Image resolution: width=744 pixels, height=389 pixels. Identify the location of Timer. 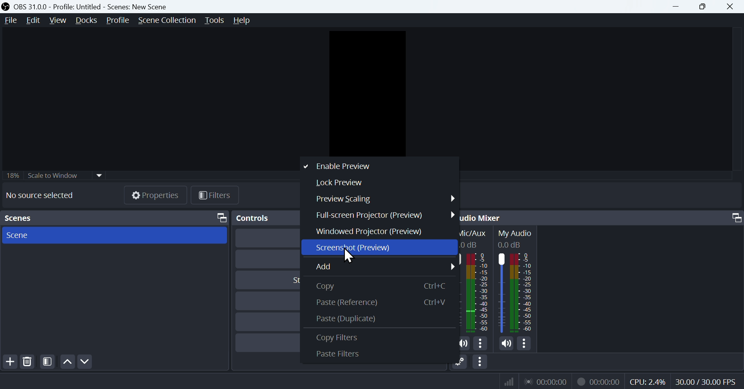
(548, 381).